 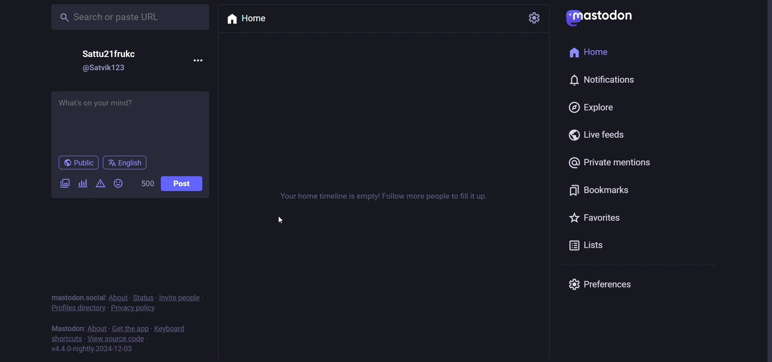 What do you see at coordinates (125, 163) in the screenshot?
I see `English` at bounding box center [125, 163].